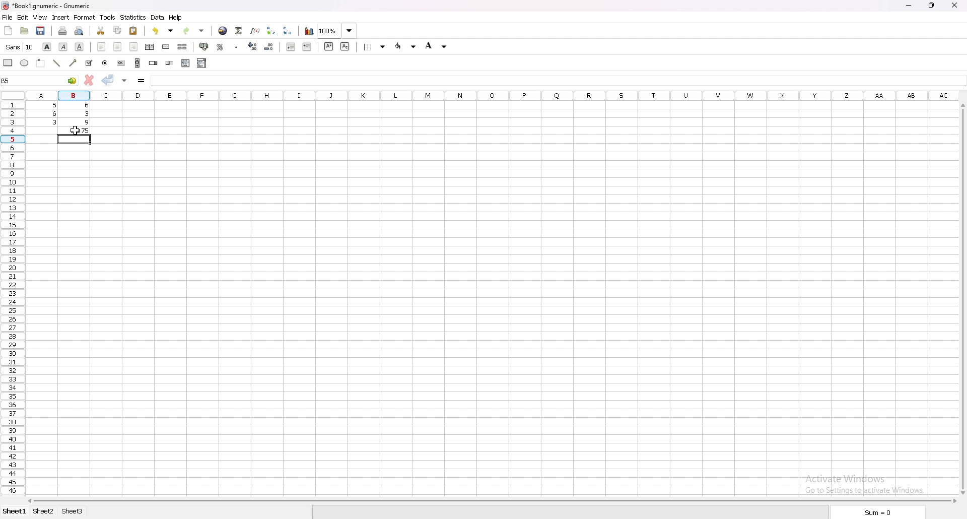 The width and height of the screenshot is (967, 519). What do you see at coordinates (133, 18) in the screenshot?
I see `statistics` at bounding box center [133, 18].